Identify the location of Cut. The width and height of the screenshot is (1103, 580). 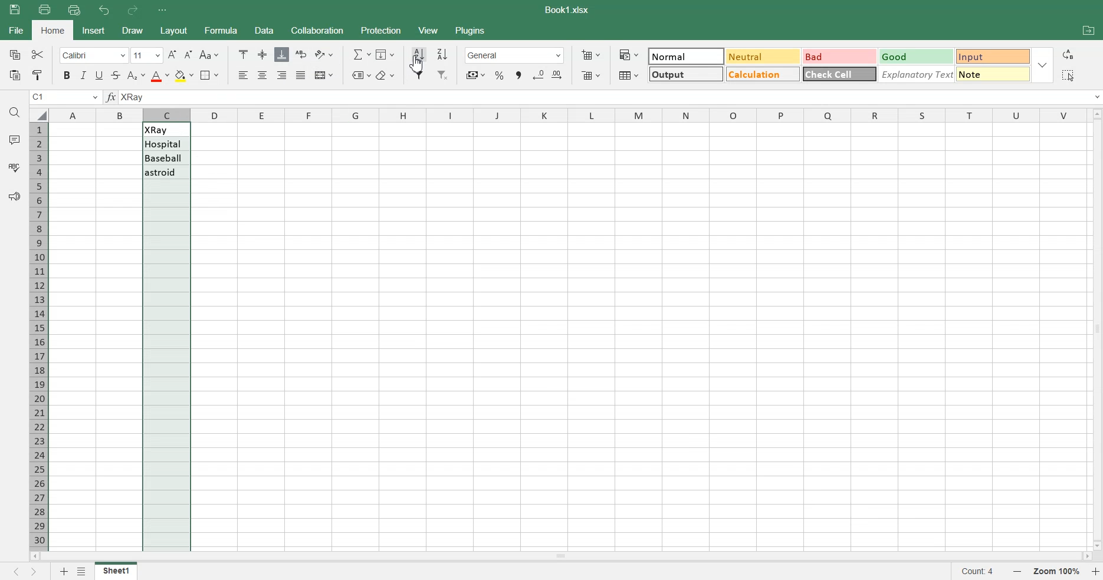
(37, 54).